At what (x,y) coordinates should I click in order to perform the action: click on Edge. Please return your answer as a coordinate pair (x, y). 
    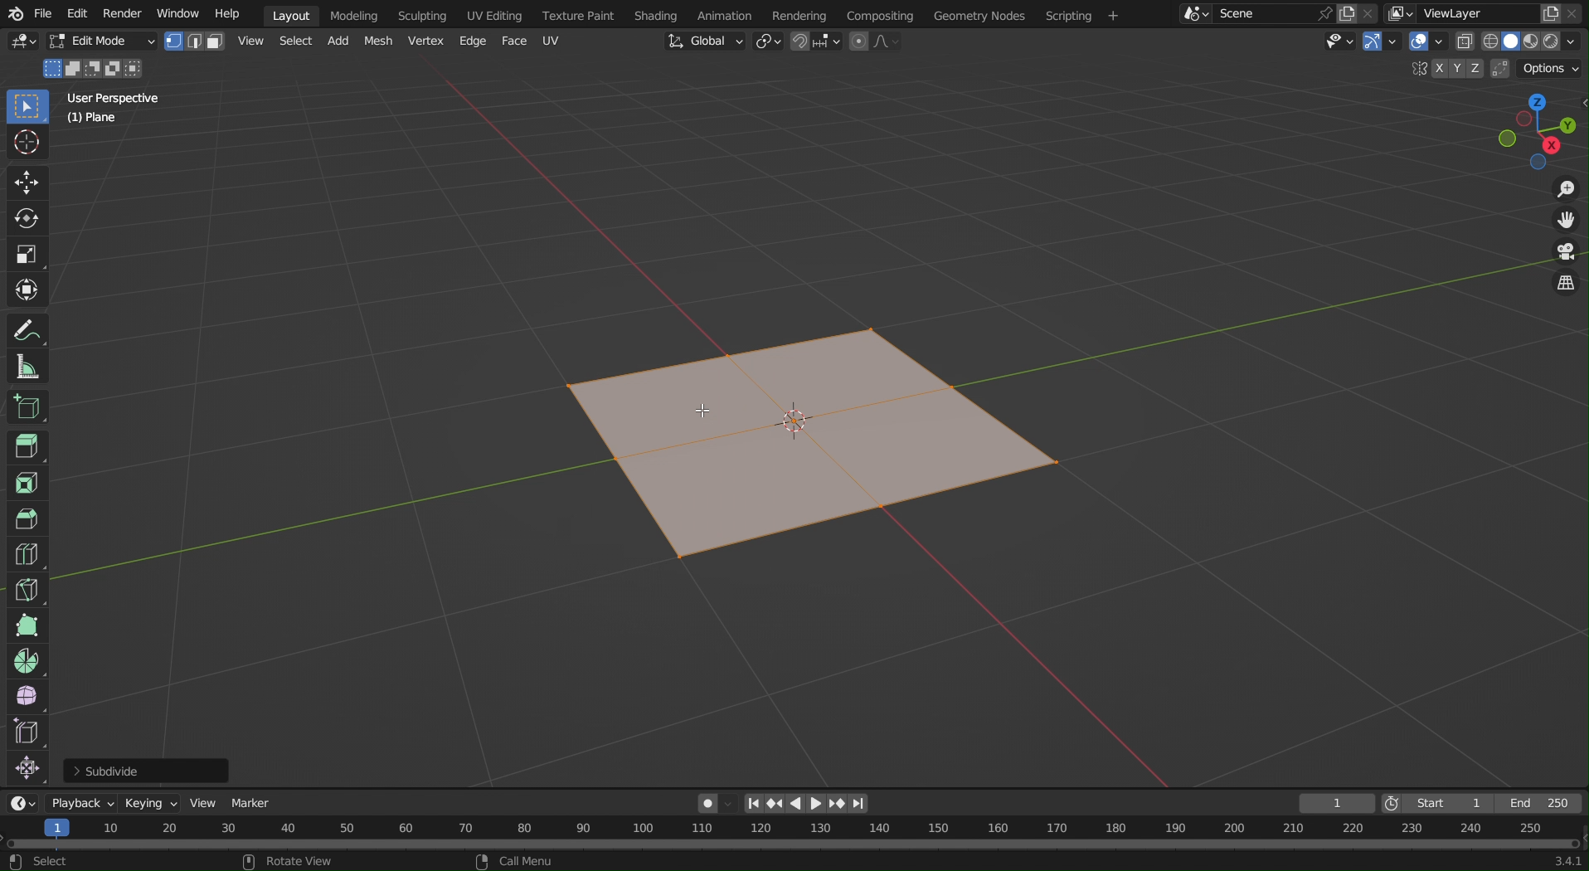
    Looking at the image, I should click on (470, 41).